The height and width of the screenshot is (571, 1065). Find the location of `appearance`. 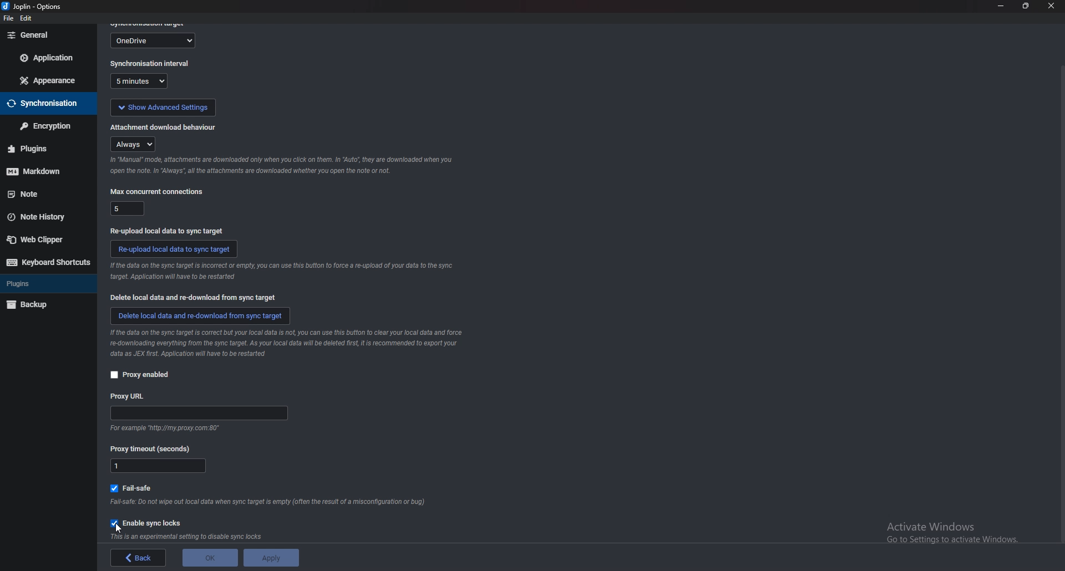

appearance is located at coordinates (49, 79).